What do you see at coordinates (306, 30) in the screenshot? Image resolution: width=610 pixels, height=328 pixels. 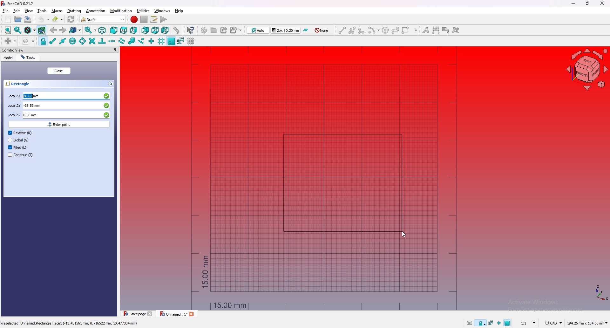 I see `toggle construction mode` at bounding box center [306, 30].